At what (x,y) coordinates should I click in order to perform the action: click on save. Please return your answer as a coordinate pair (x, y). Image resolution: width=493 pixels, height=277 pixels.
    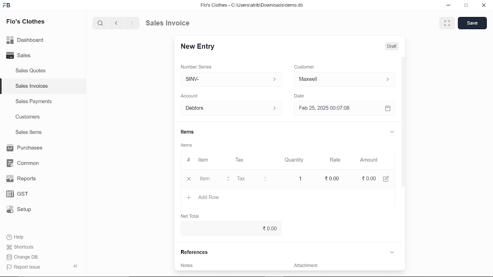
    Looking at the image, I should click on (473, 23).